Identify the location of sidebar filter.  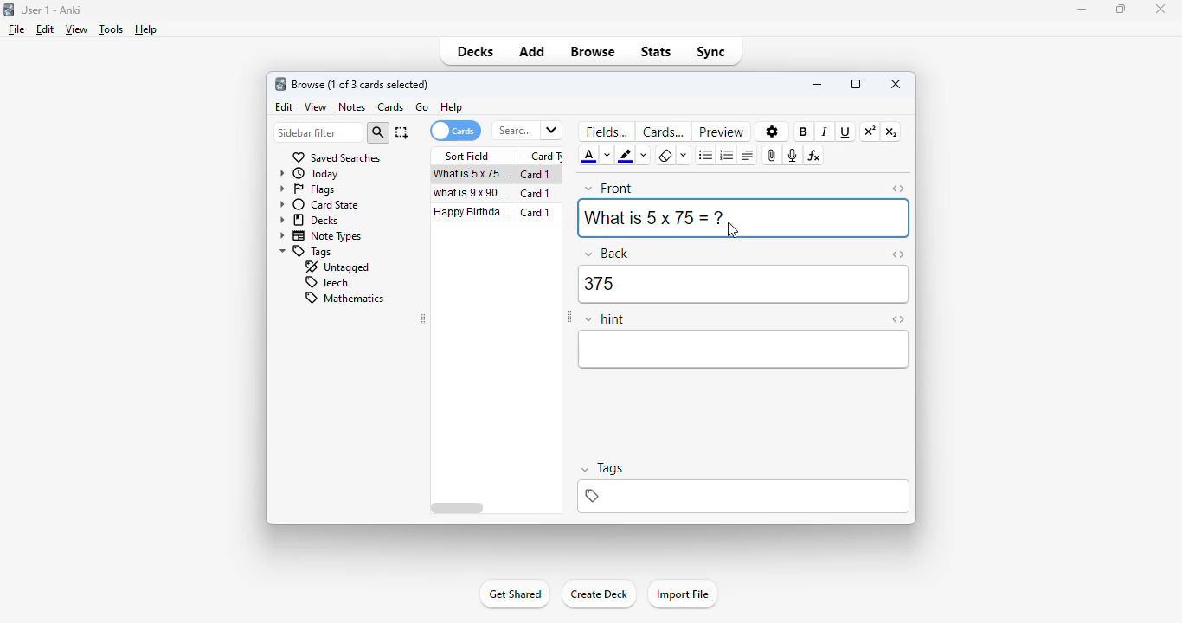
(317, 132).